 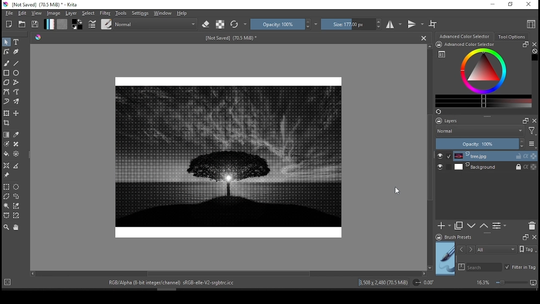 What do you see at coordinates (54, 14) in the screenshot?
I see `image` at bounding box center [54, 14].